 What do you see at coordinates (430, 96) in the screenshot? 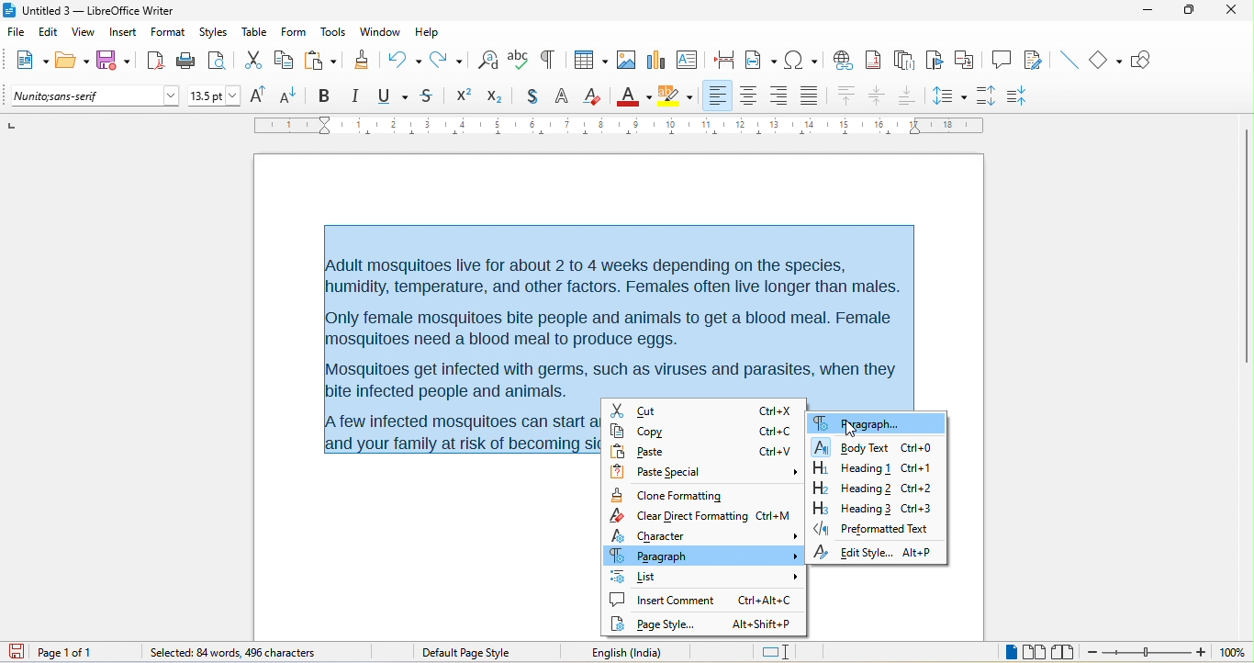
I see `strikethrough` at bounding box center [430, 96].